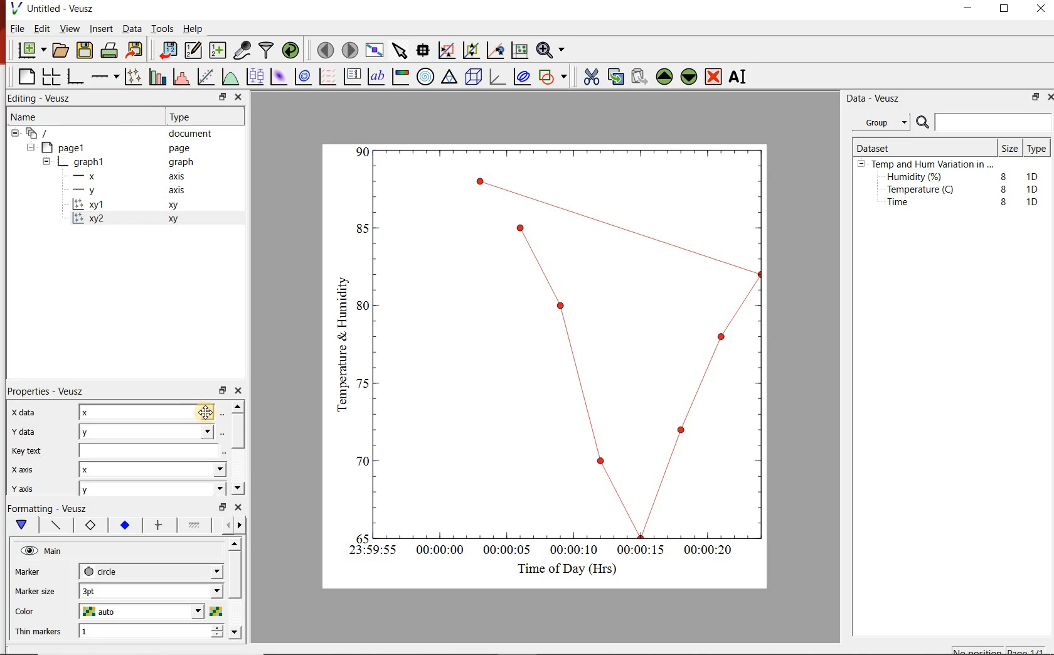  I want to click on 8, so click(1001, 188).